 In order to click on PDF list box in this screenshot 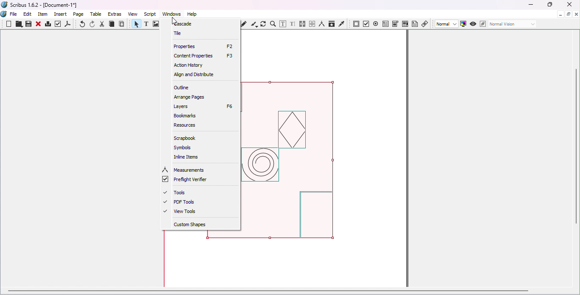, I will do `click(405, 24)`.